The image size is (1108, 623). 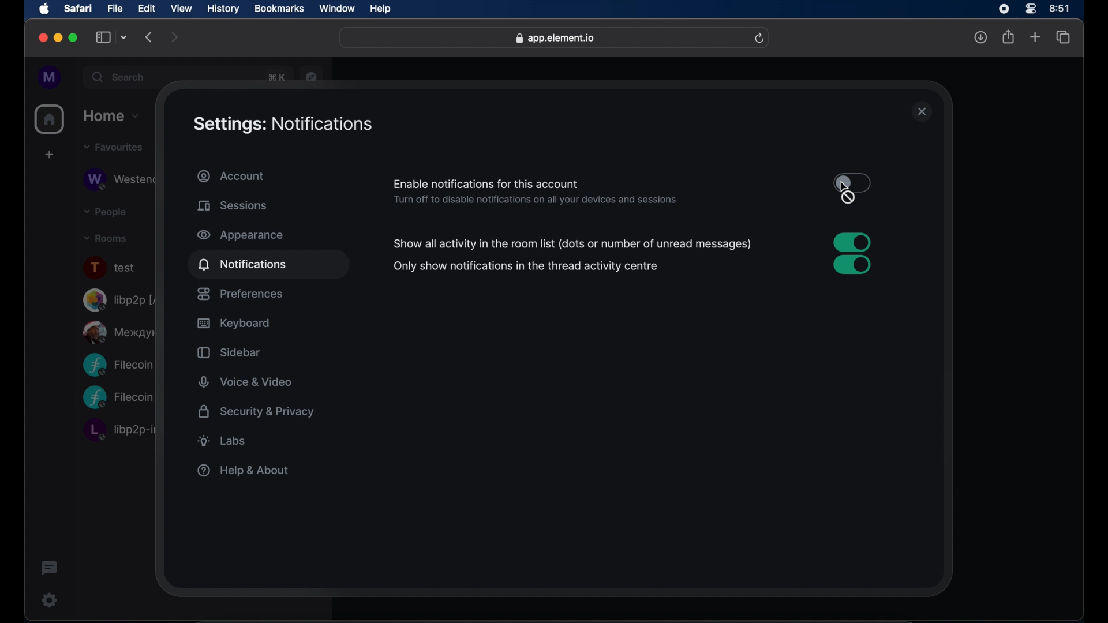 What do you see at coordinates (223, 9) in the screenshot?
I see `history` at bounding box center [223, 9].